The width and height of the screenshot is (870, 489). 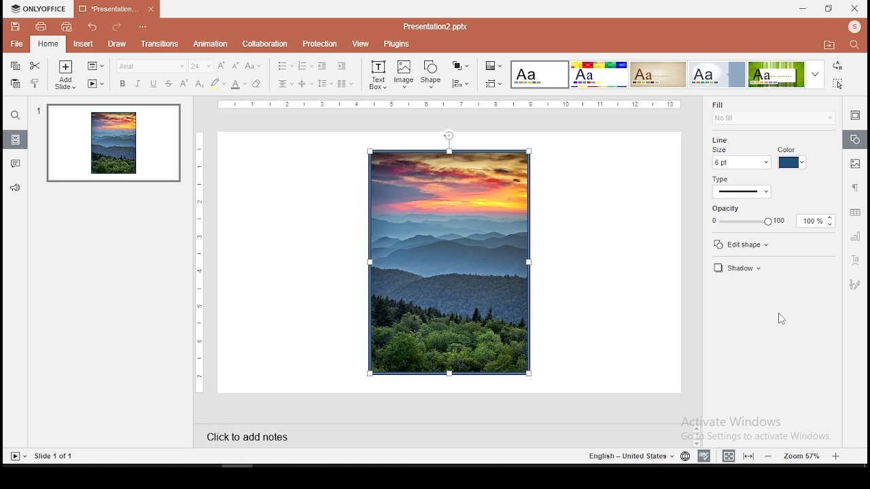 What do you see at coordinates (16, 43) in the screenshot?
I see `file` at bounding box center [16, 43].